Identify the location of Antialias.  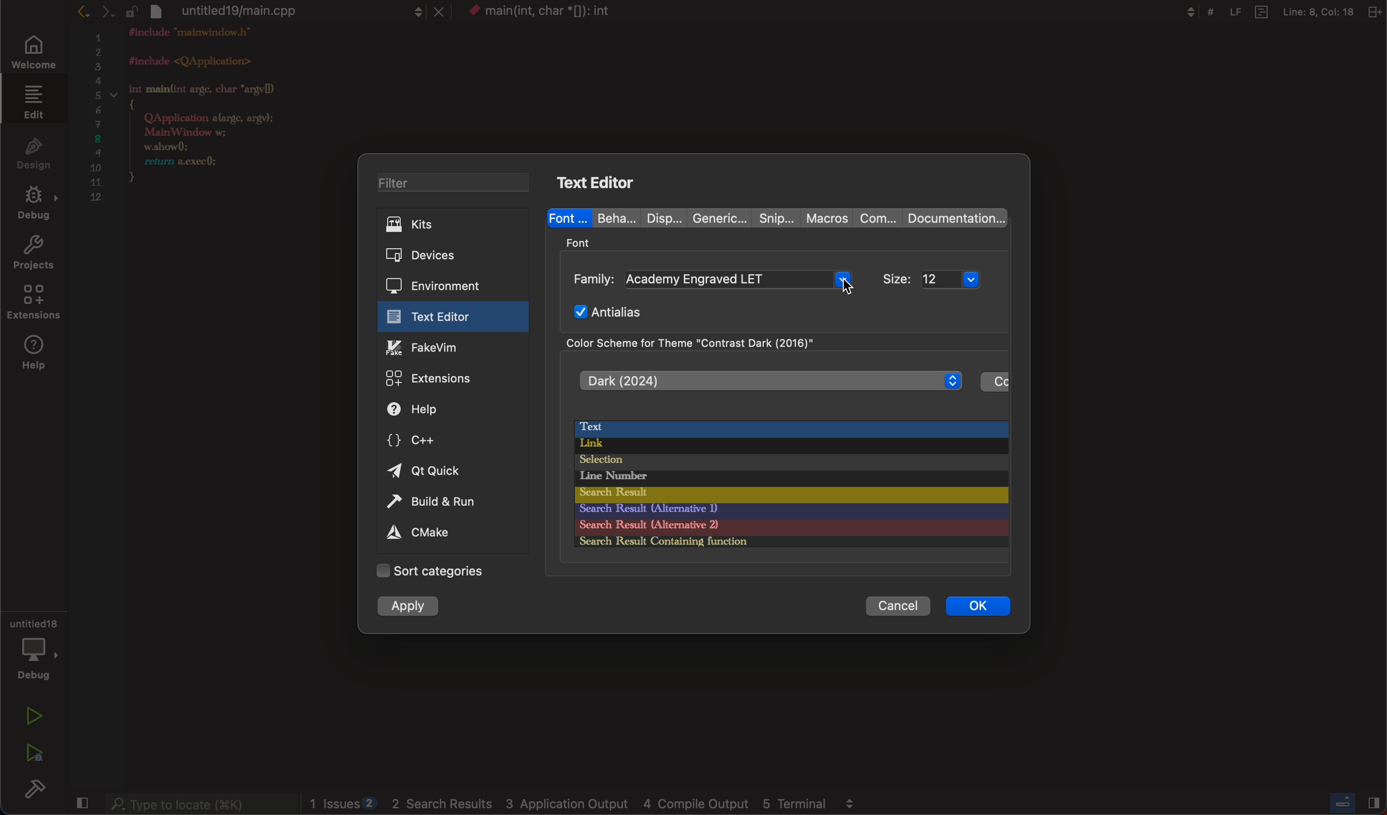
(613, 311).